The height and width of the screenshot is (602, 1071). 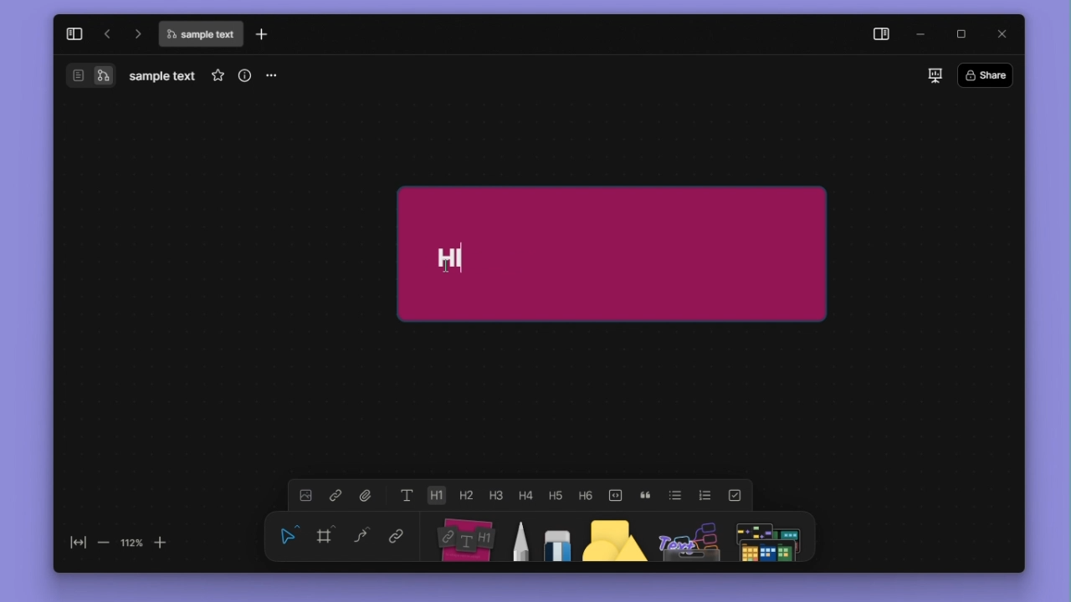 I want to click on other, so click(x=689, y=537).